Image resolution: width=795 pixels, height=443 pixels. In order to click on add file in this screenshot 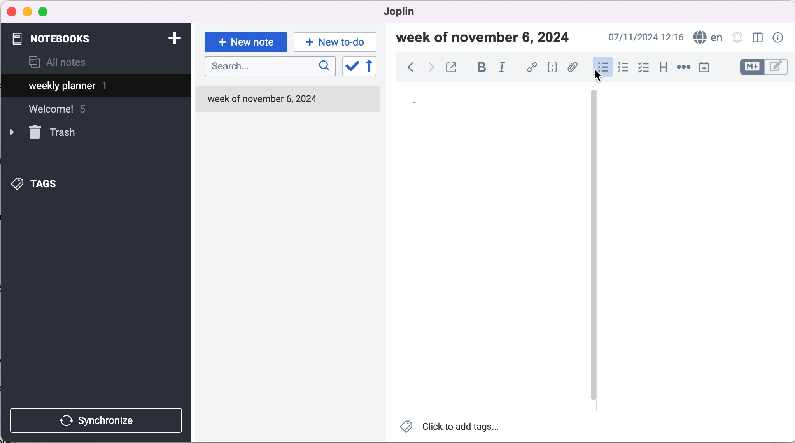, I will do `click(573, 69)`.